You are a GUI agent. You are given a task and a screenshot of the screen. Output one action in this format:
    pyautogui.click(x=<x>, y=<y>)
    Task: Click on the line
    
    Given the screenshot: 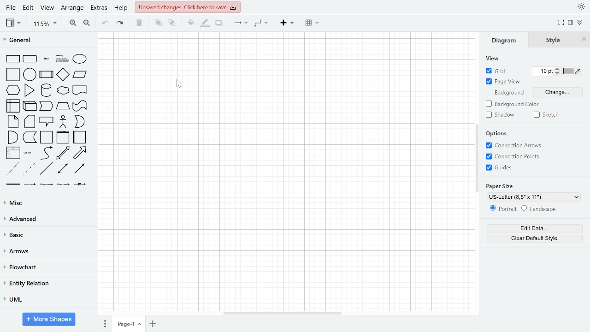 What is the action you would take?
    pyautogui.click(x=47, y=169)
    